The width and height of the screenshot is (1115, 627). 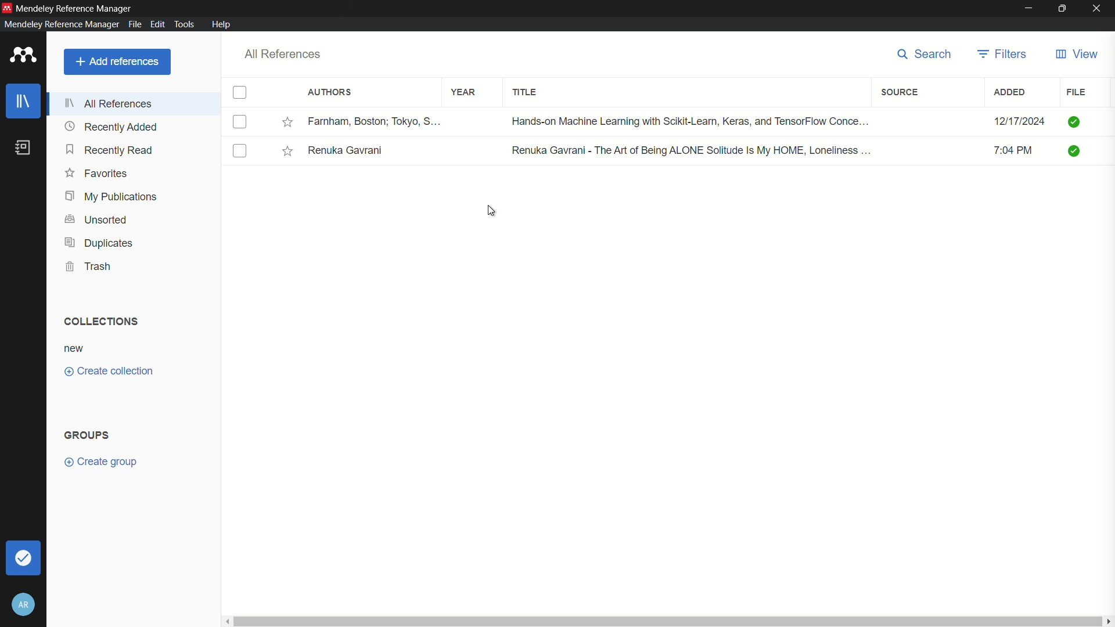 What do you see at coordinates (525, 91) in the screenshot?
I see `title` at bounding box center [525, 91].